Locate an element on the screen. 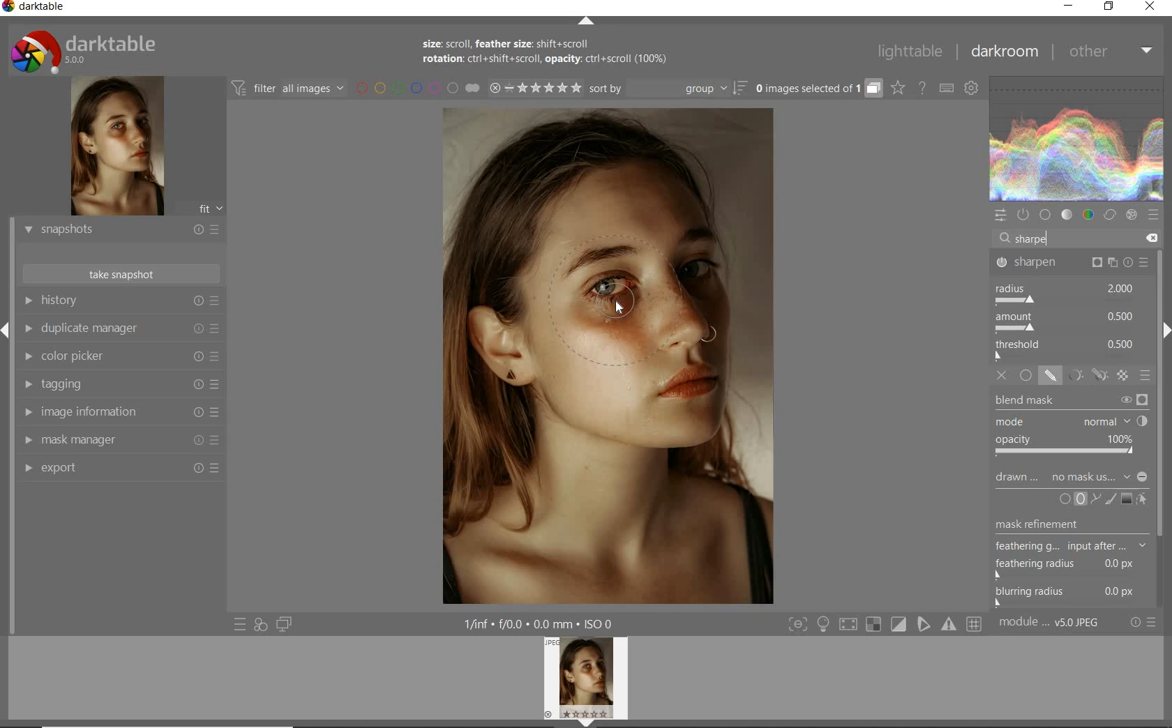  close is located at coordinates (1151, 8).